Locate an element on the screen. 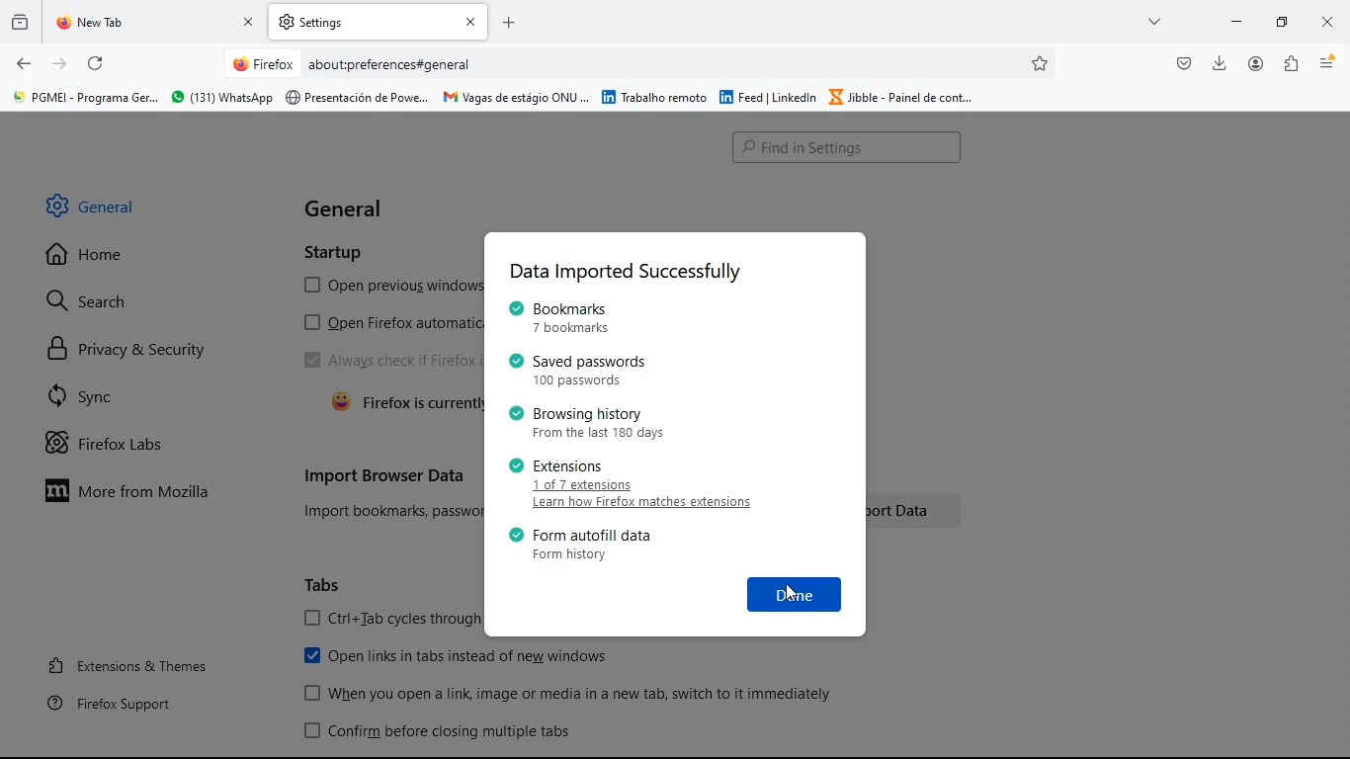 Image resolution: width=1350 pixels, height=759 pixels. ® (131) Whatsapp is located at coordinates (220, 98).